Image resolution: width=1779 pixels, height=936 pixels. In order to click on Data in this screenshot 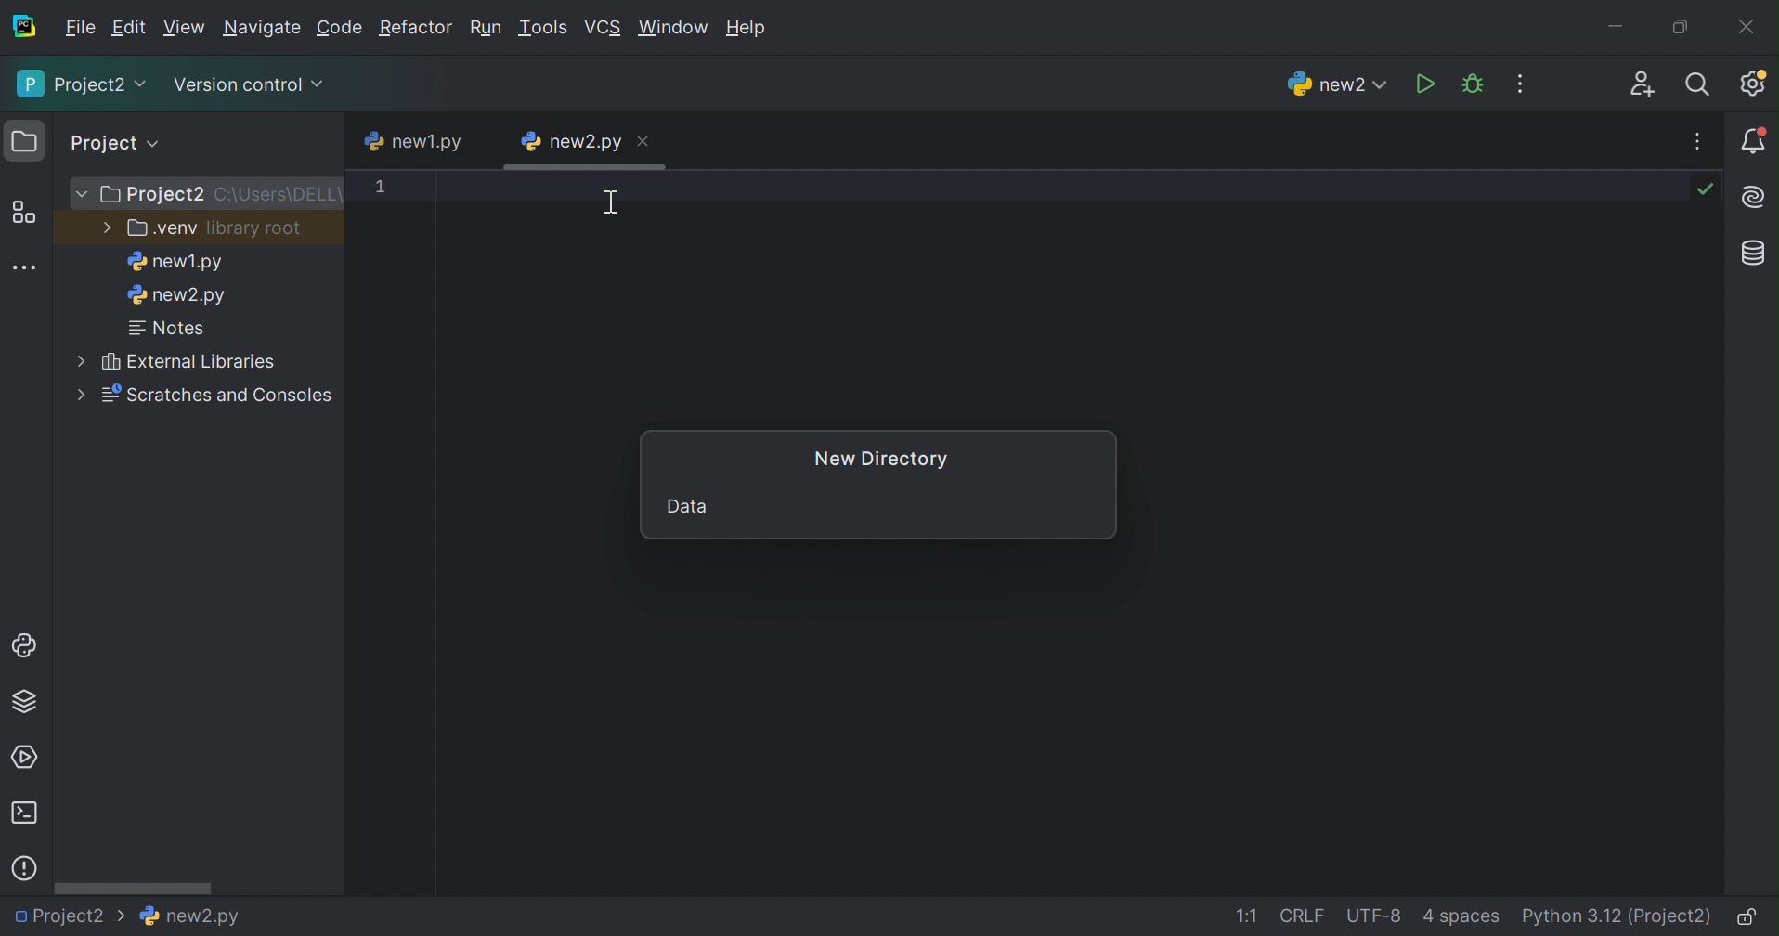, I will do `click(686, 504)`.